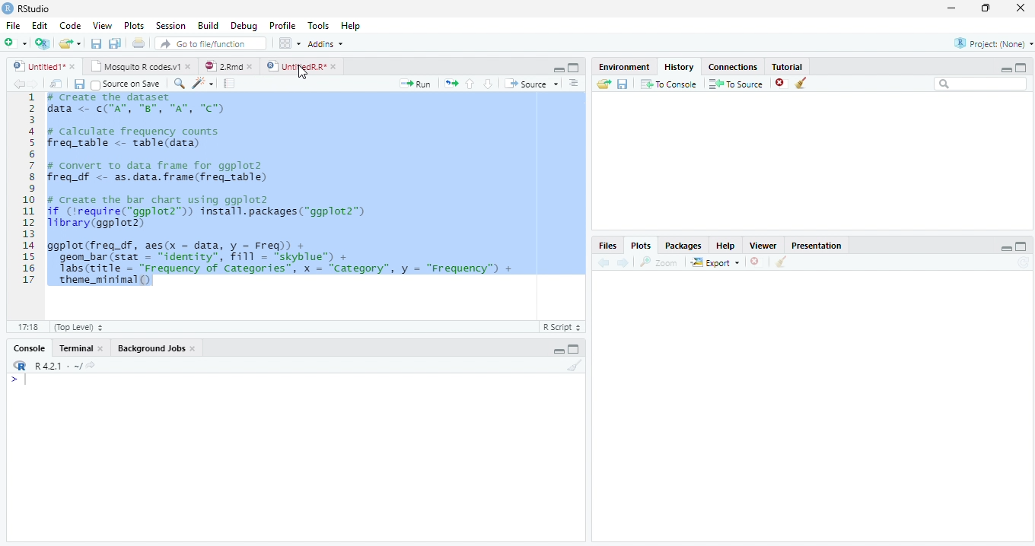 The image size is (1035, 546). Describe the element at coordinates (170, 27) in the screenshot. I see `Session` at that location.